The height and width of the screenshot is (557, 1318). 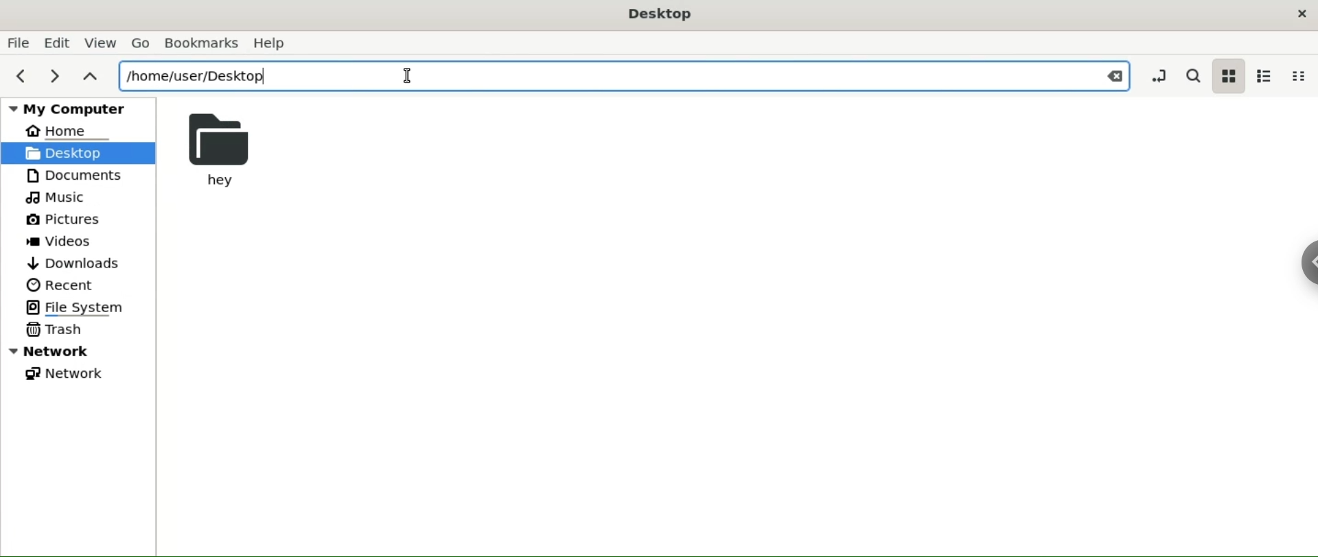 What do you see at coordinates (1230, 75) in the screenshot?
I see `icon view` at bounding box center [1230, 75].